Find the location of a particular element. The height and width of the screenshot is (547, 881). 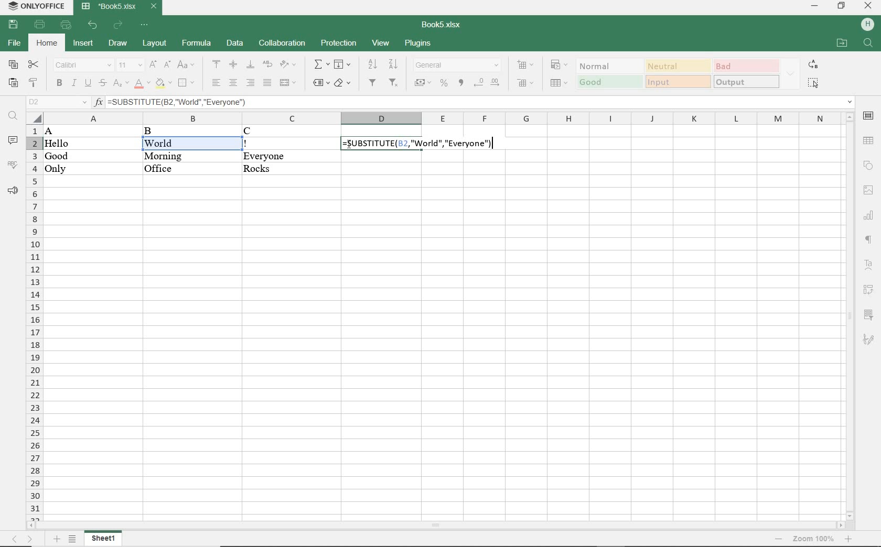

! is located at coordinates (278, 144).